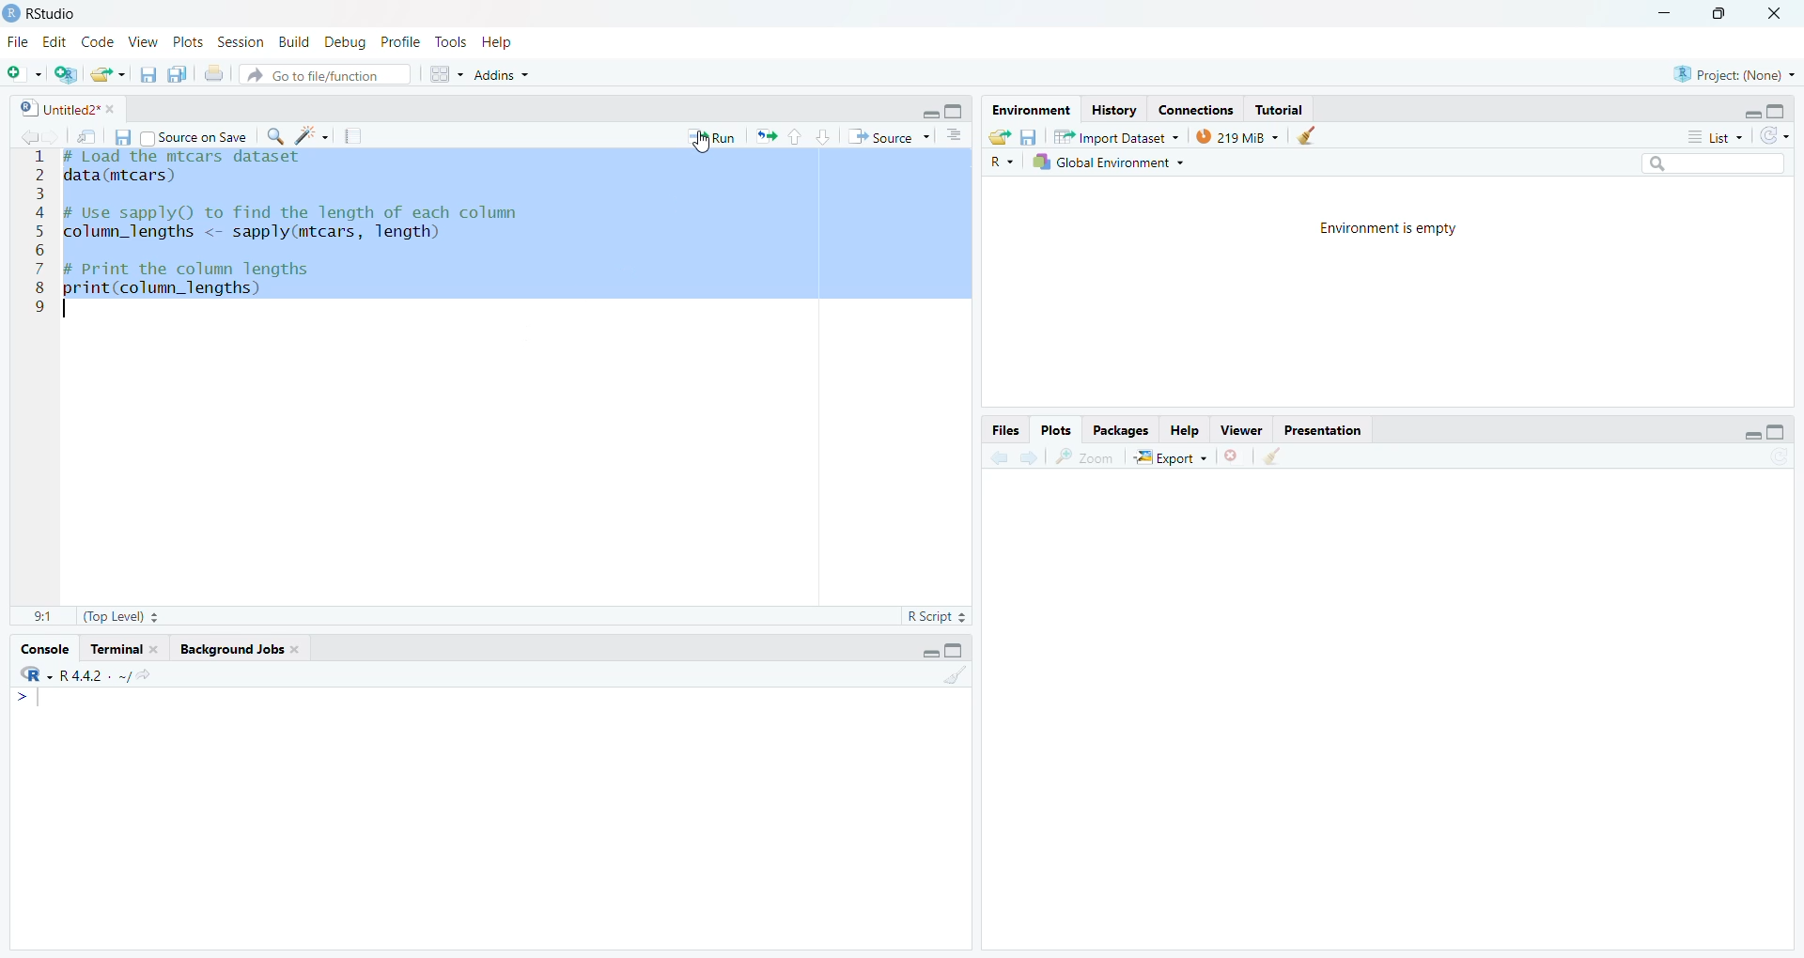 This screenshot has width=1804, height=958. What do you see at coordinates (1778, 15) in the screenshot?
I see `Close` at bounding box center [1778, 15].